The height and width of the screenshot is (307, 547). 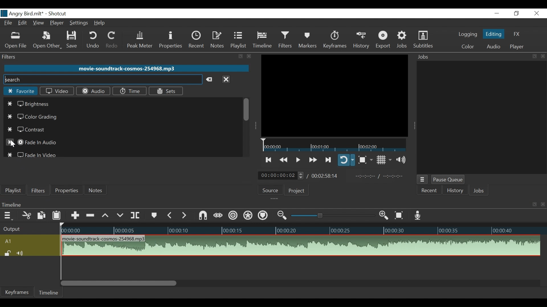 What do you see at coordinates (21, 253) in the screenshot?
I see `Mute` at bounding box center [21, 253].